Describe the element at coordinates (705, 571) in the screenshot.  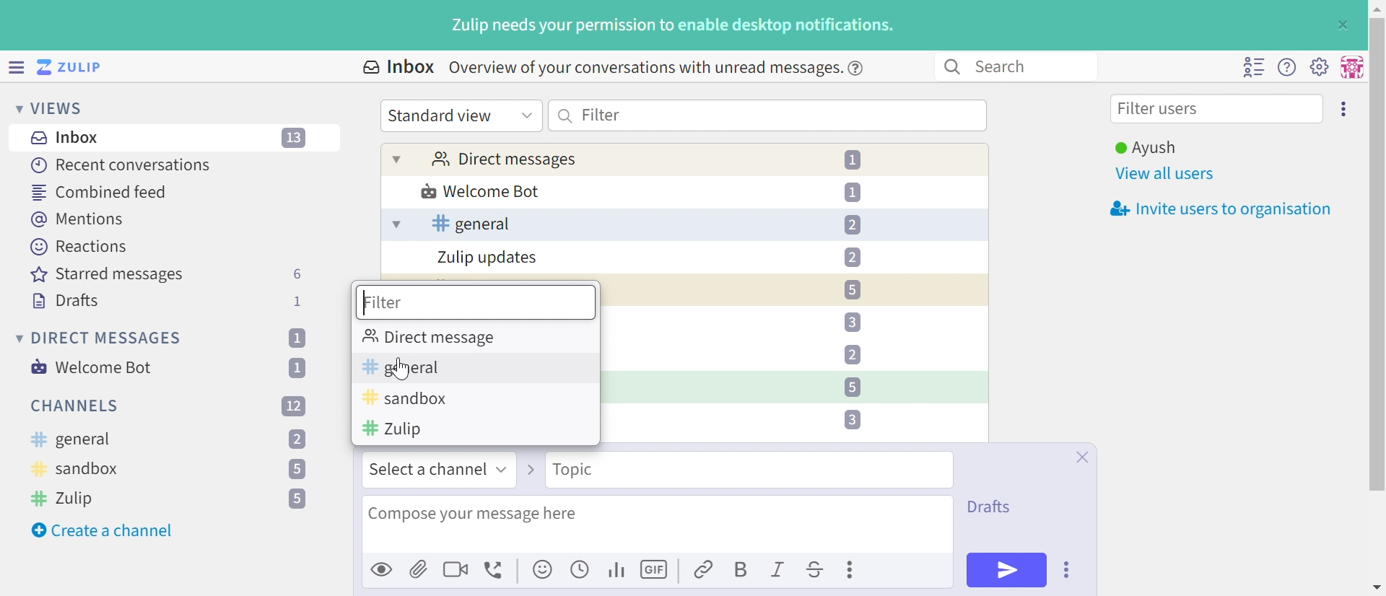
I see `Link` at that location.